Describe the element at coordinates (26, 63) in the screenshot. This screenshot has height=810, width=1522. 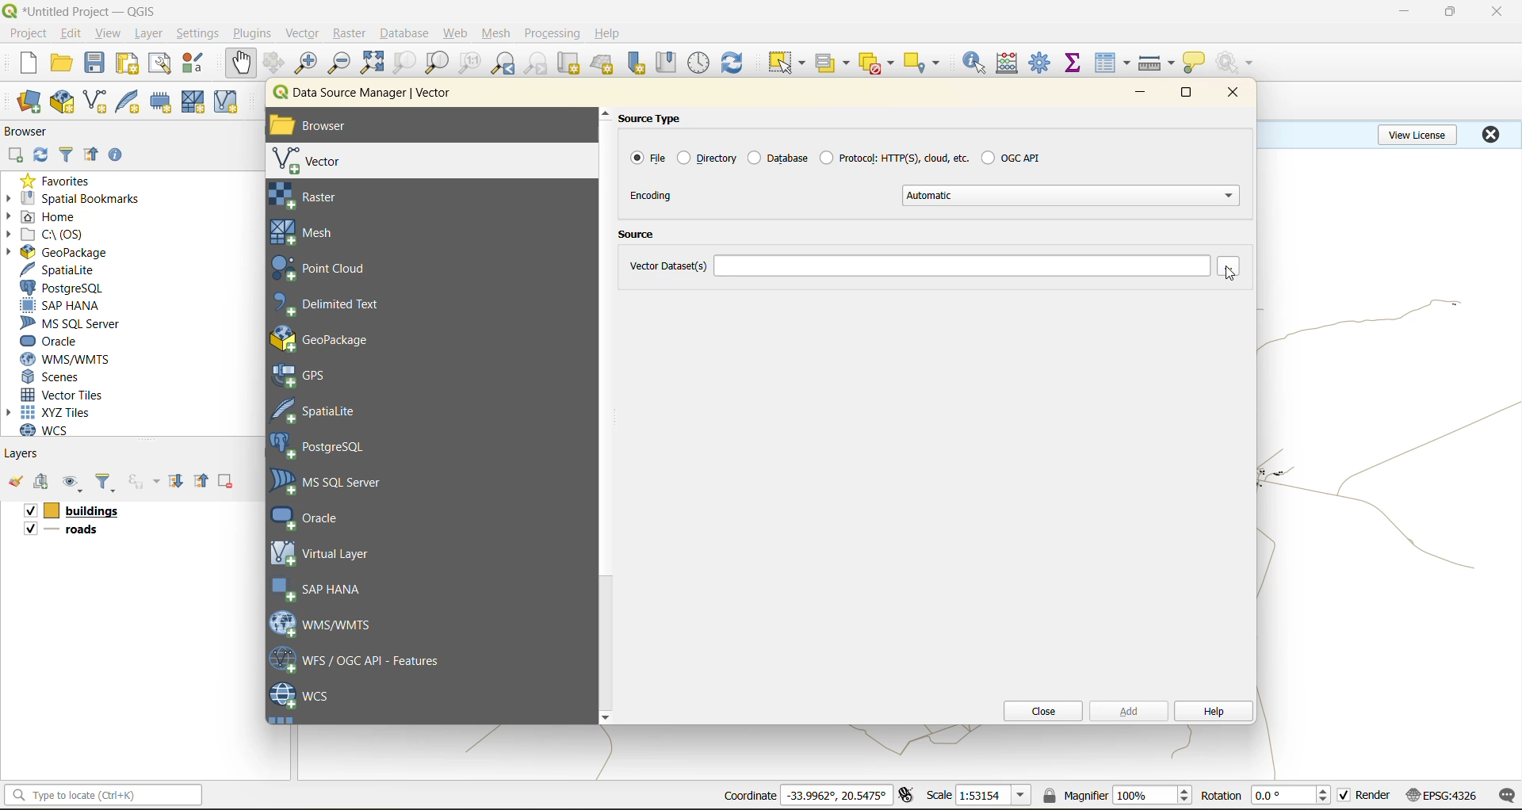
I see `new` at that location.